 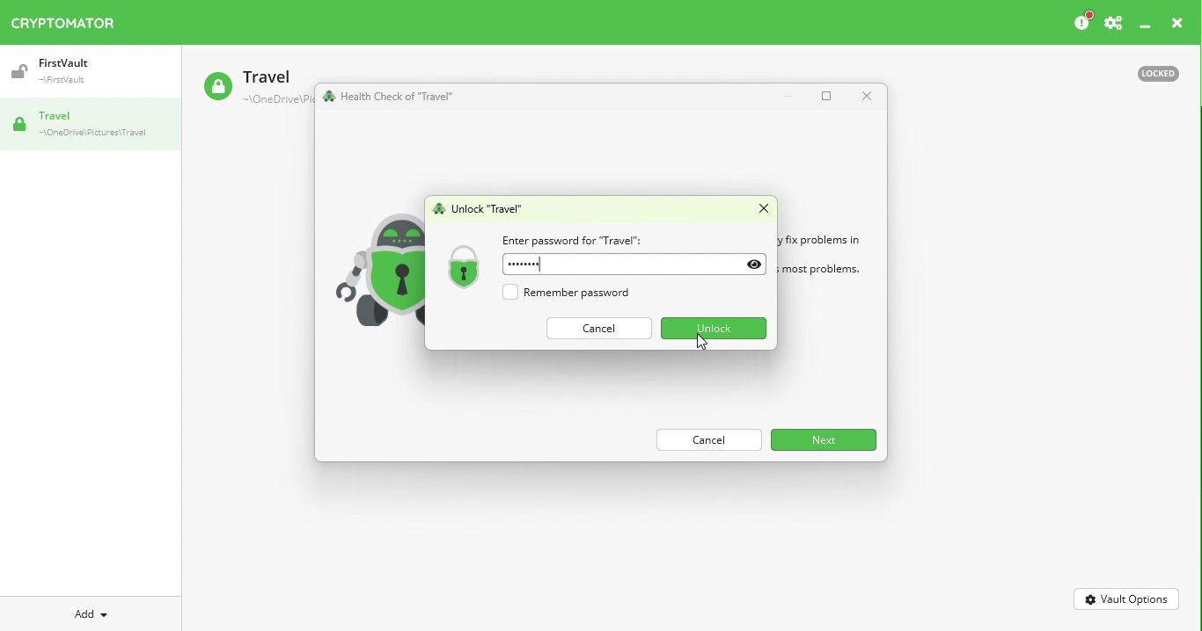 I want to click on Please consider donating, so click(x=1079, y=22).